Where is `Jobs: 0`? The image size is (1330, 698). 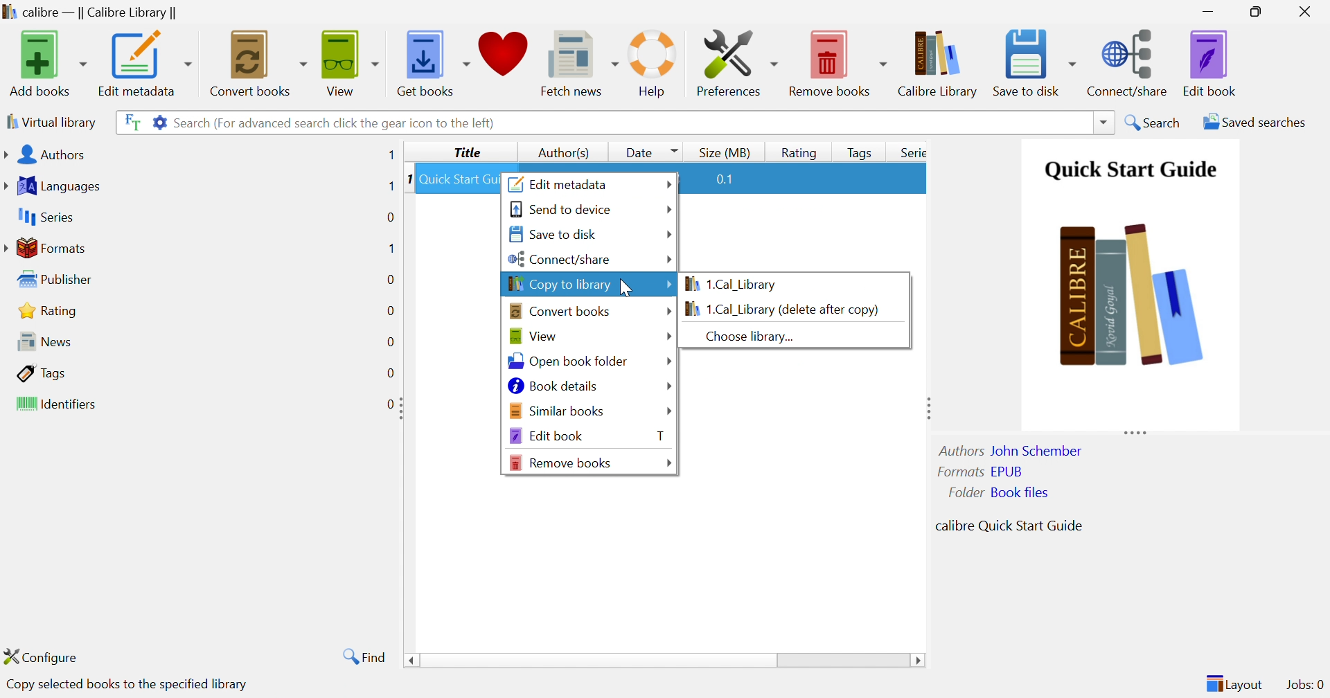 Jobs: 0 is located at coordinates (1304, 685).